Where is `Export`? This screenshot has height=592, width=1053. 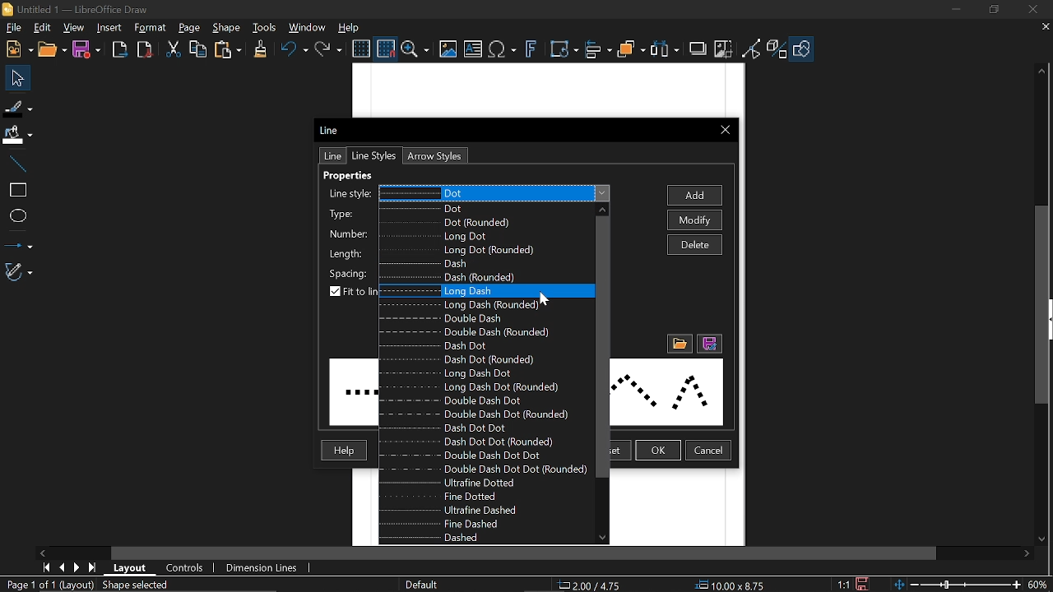
Export is located at coordinates (120, 51).